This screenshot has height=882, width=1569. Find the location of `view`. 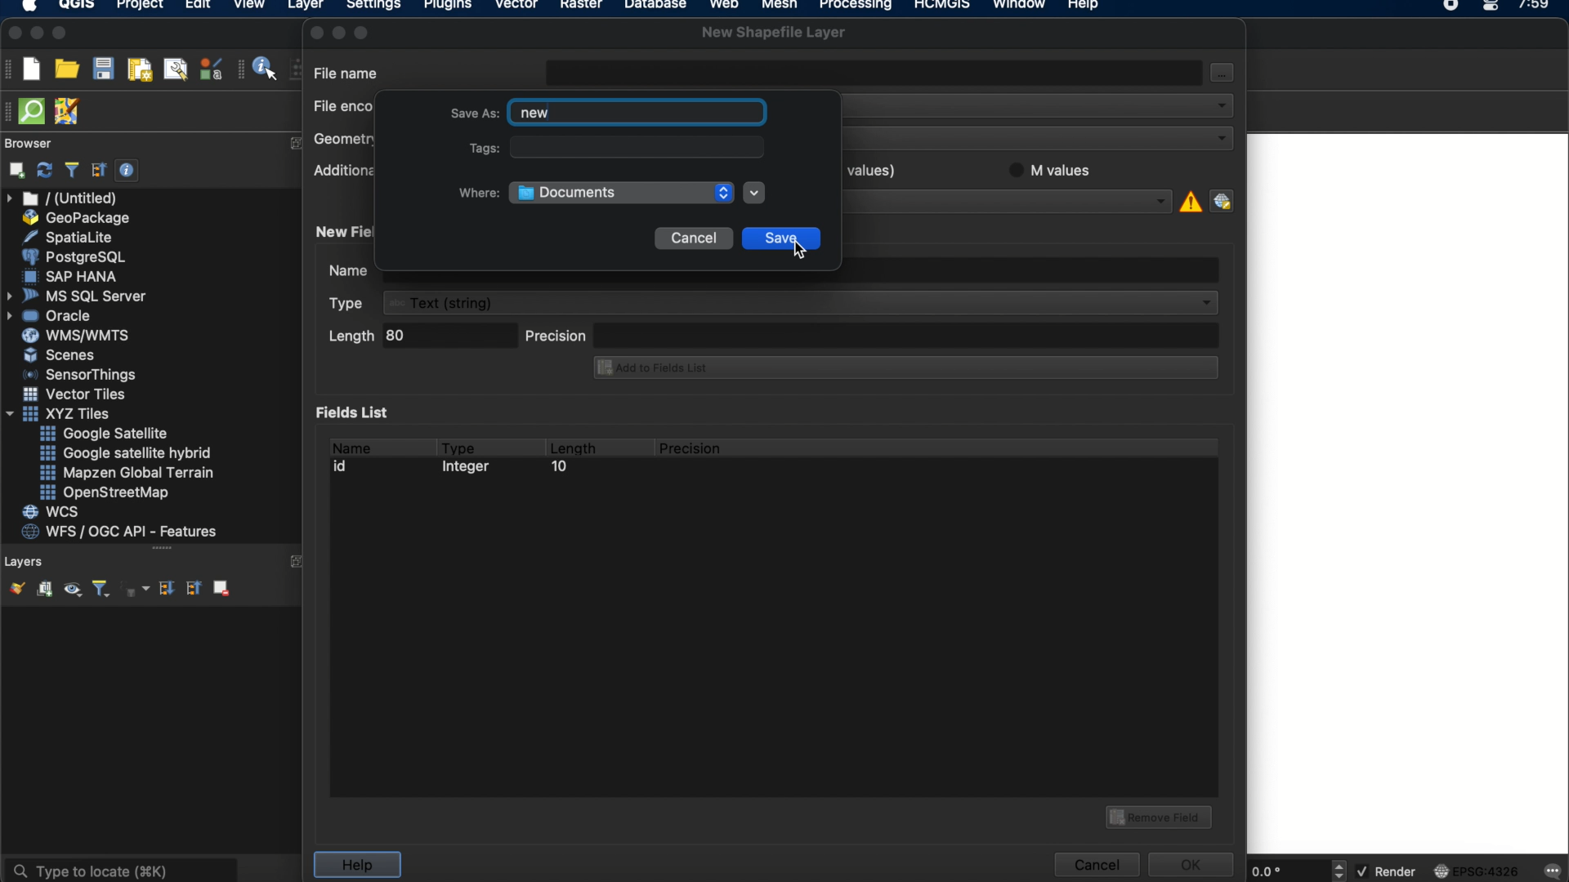

view is located at coordinates (249, 7).